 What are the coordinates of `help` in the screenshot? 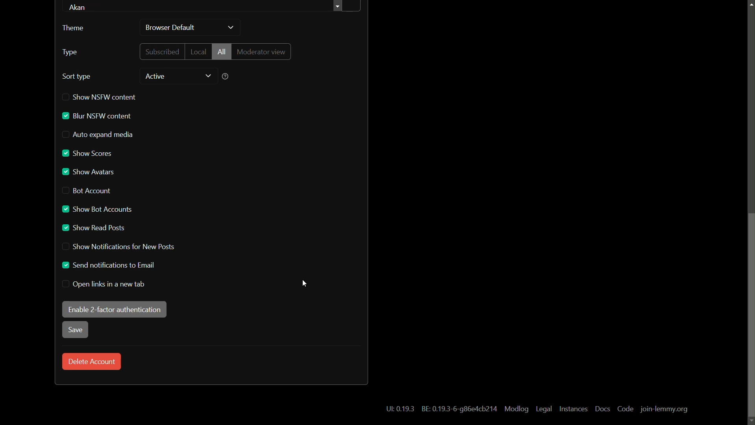 It's located at (225, 77).